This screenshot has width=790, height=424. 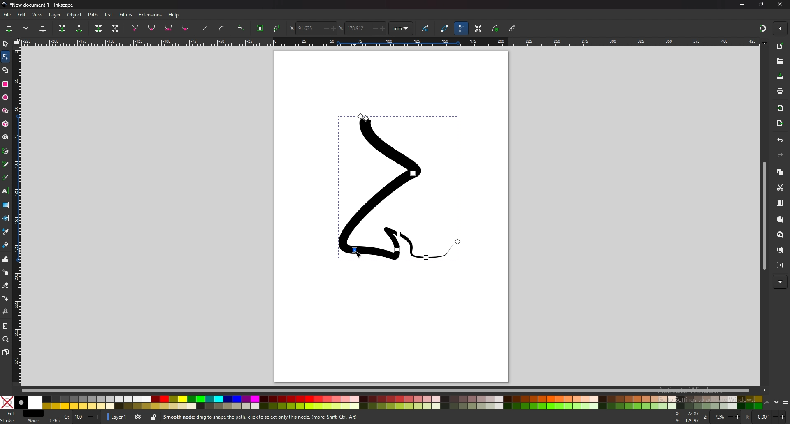 What do you see at coordinates (9, 29) in the screenshot?
I see `insert new nodes` at bounding box center [9, 29].